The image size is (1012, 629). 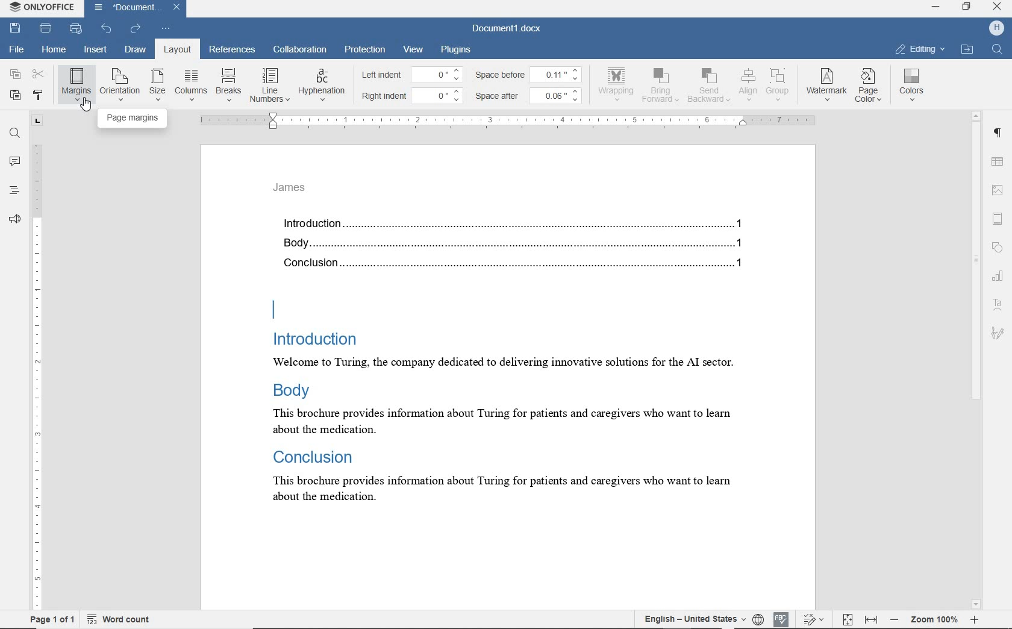 What do you see at coordinates (175, 49) in the screenshot?
I see `layout` at bounding box center [175, 49].